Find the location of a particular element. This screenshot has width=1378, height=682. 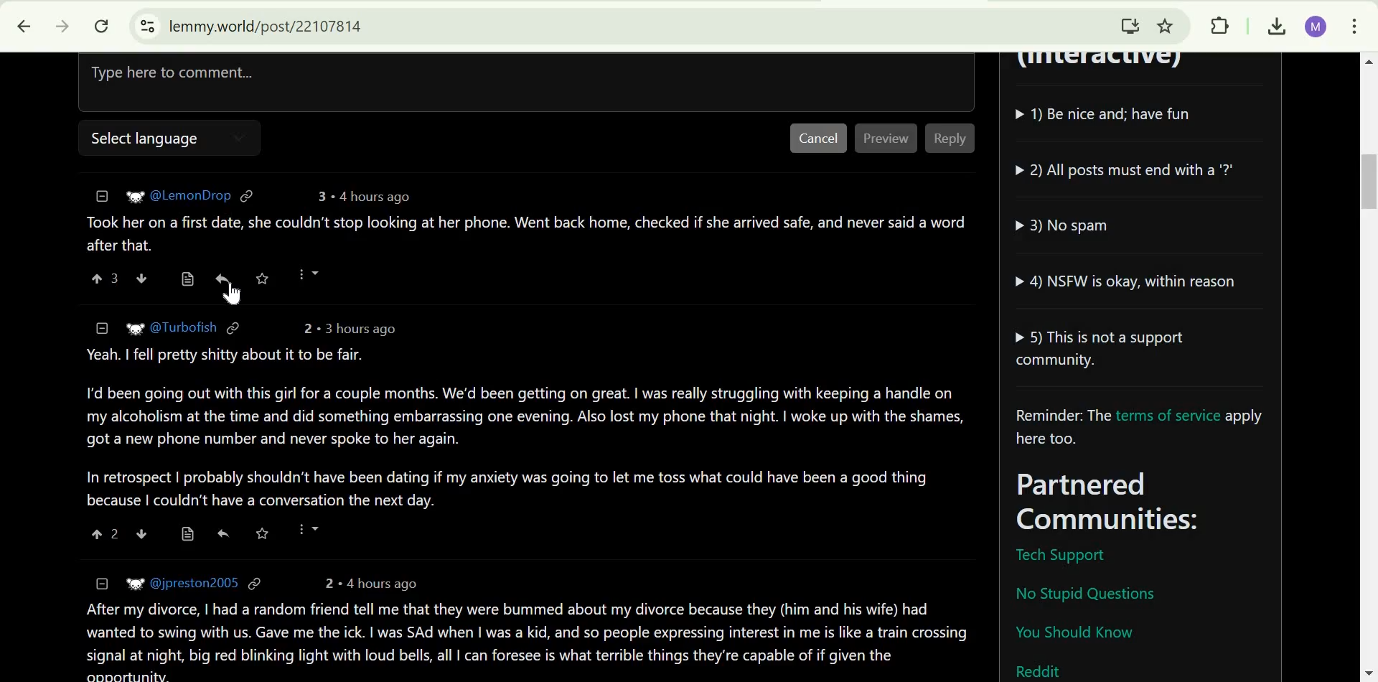

Bookmark this tab is located at coordinates (1166, 24).